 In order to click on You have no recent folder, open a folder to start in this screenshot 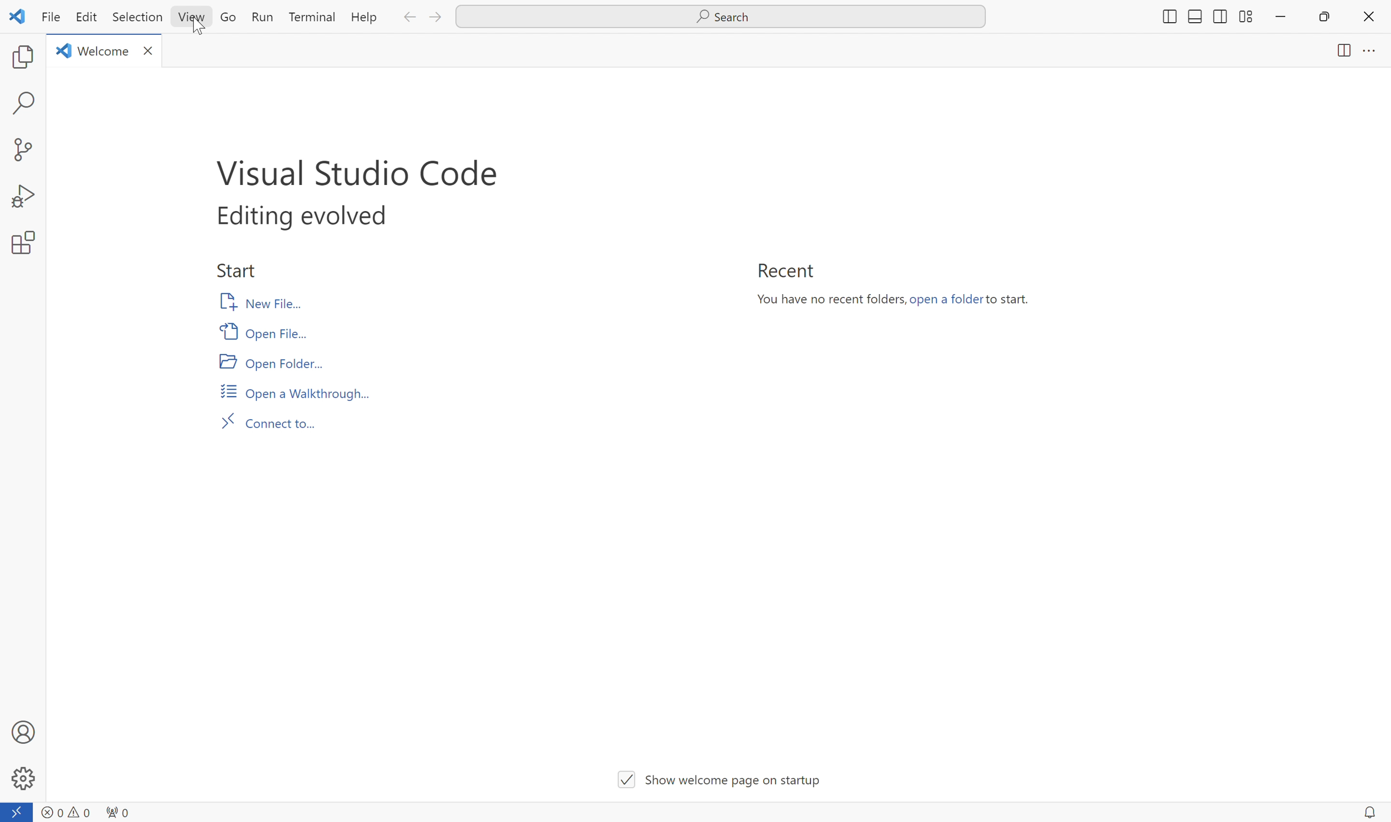, I will do `click(896, 297)`.